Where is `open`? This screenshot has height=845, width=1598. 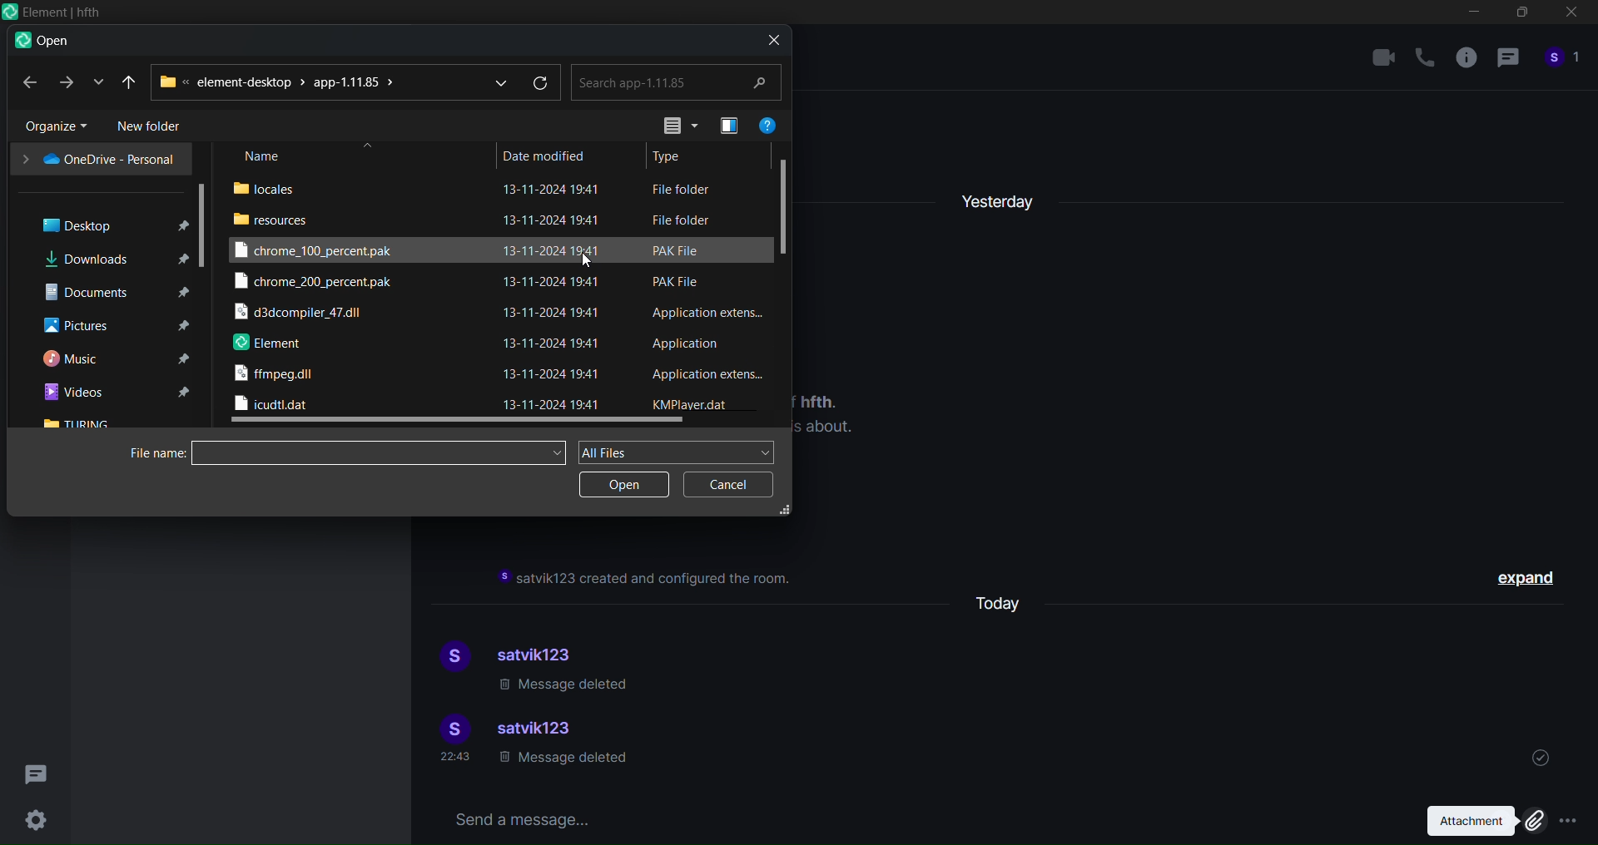
open is located at coordinates (624, 485).